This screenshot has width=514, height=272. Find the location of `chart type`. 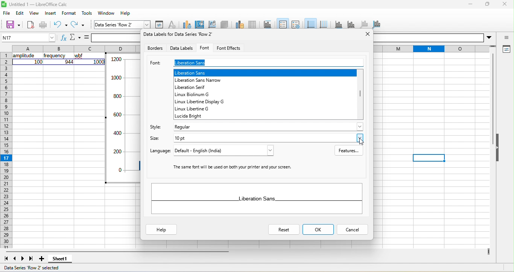

chart type is located at coordinates (186, 24).